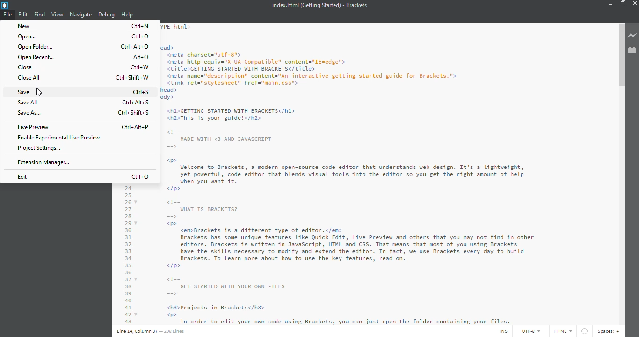  What do you see at coordinates (46, 163) in the screenshot?
I see `extension manager` at bounding box center [46, 163].